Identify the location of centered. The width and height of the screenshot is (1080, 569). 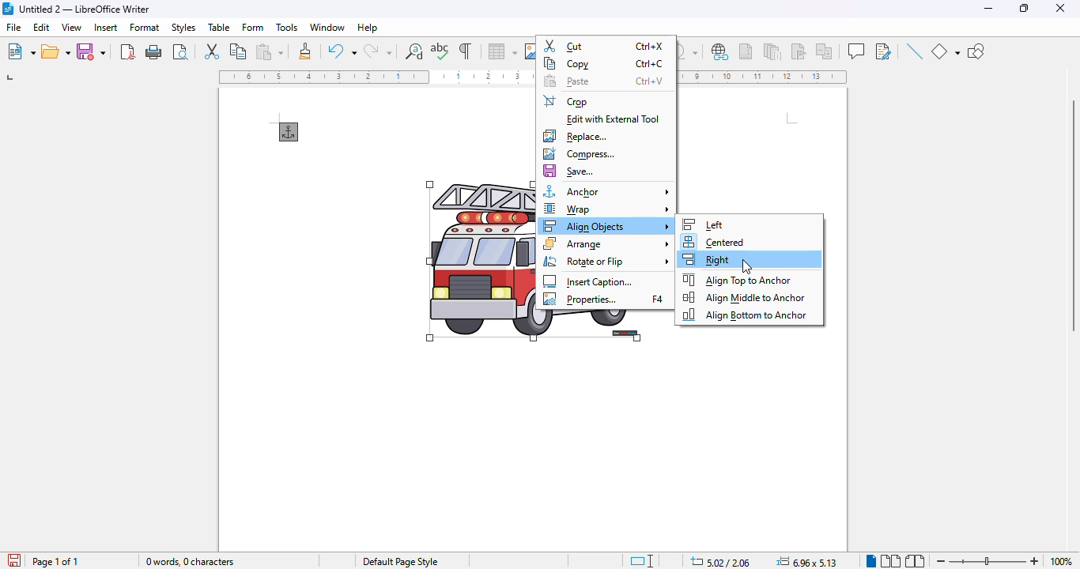
(713, 243).